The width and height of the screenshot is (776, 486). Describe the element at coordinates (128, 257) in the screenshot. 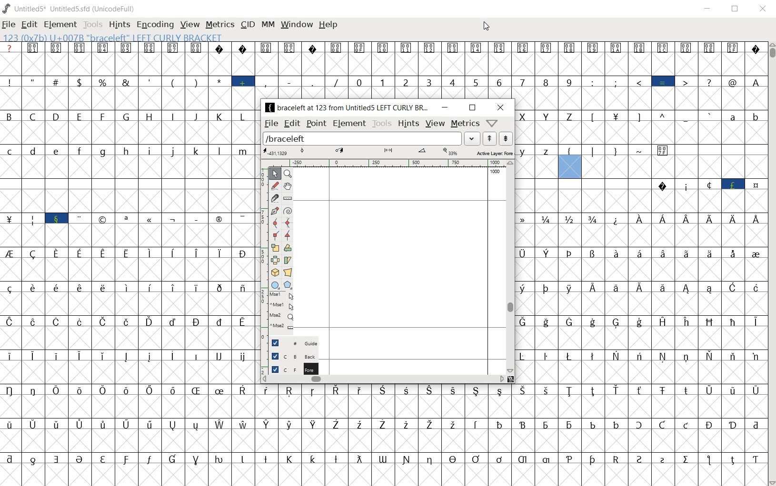

I see `glyphs` at that location.